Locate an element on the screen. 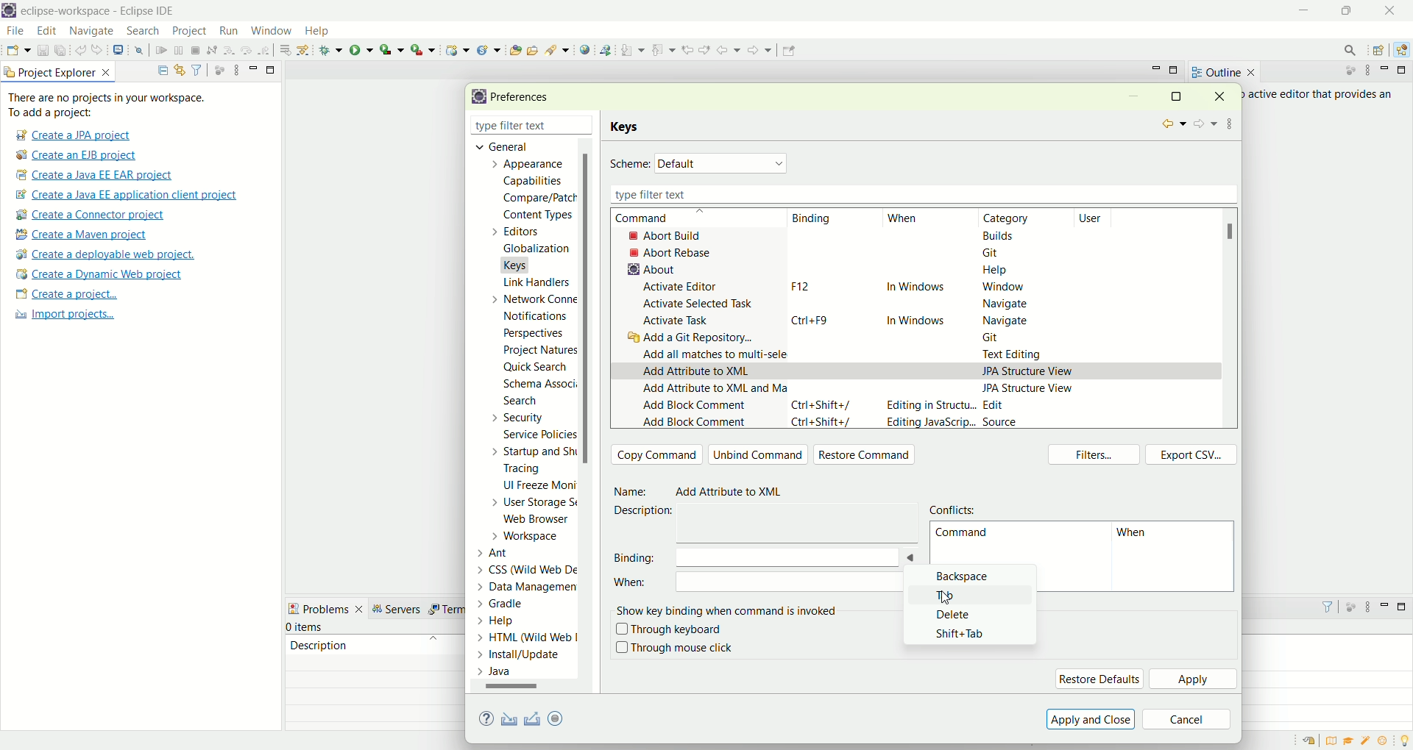 The image size is (1413, 750). redo is located at coordinates (100, 50).